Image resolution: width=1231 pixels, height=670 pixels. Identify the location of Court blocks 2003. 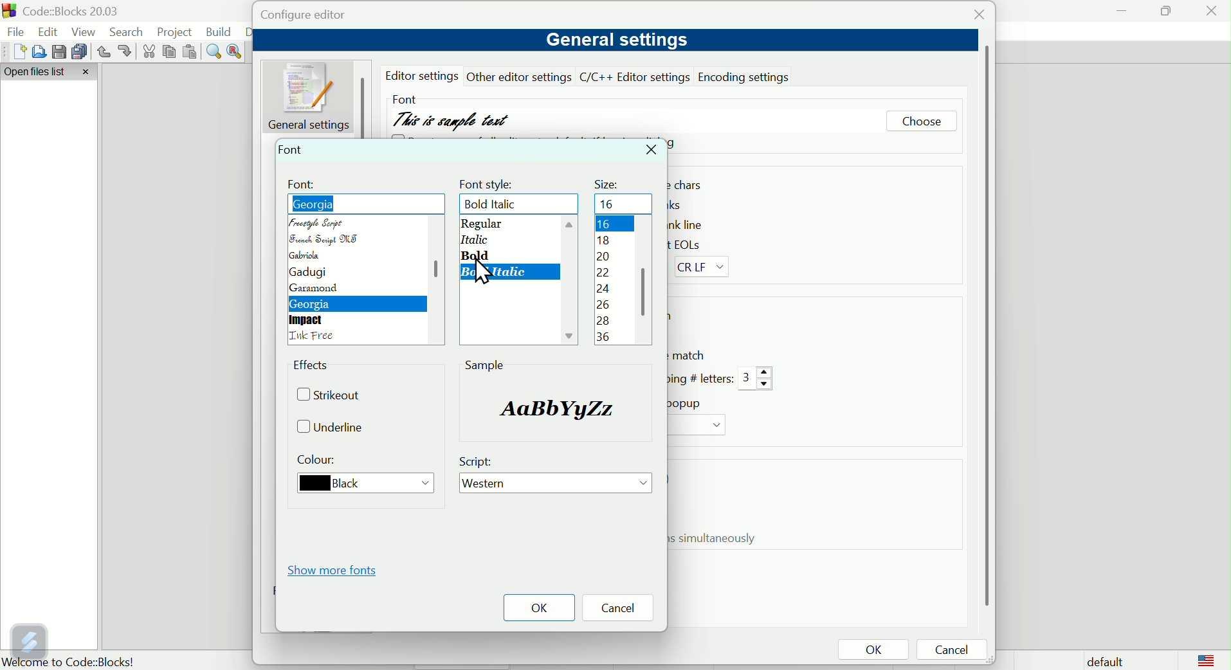
(81, 11).